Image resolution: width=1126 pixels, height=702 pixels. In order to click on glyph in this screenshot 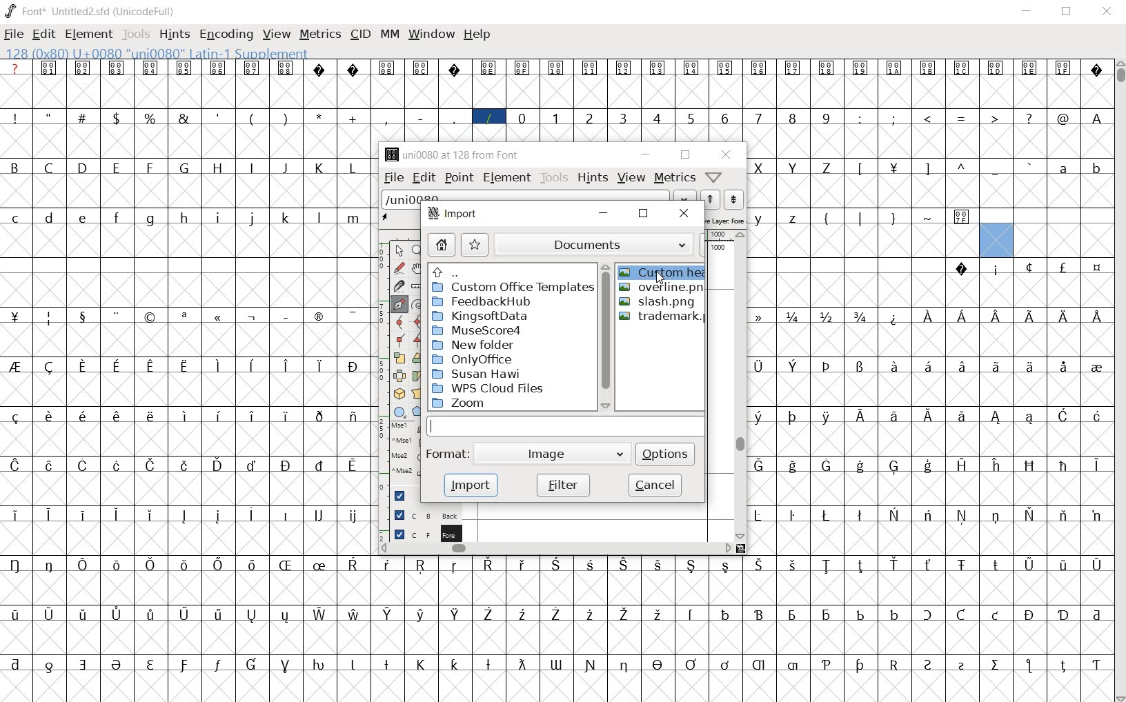, I will do `click(658, 614)`.